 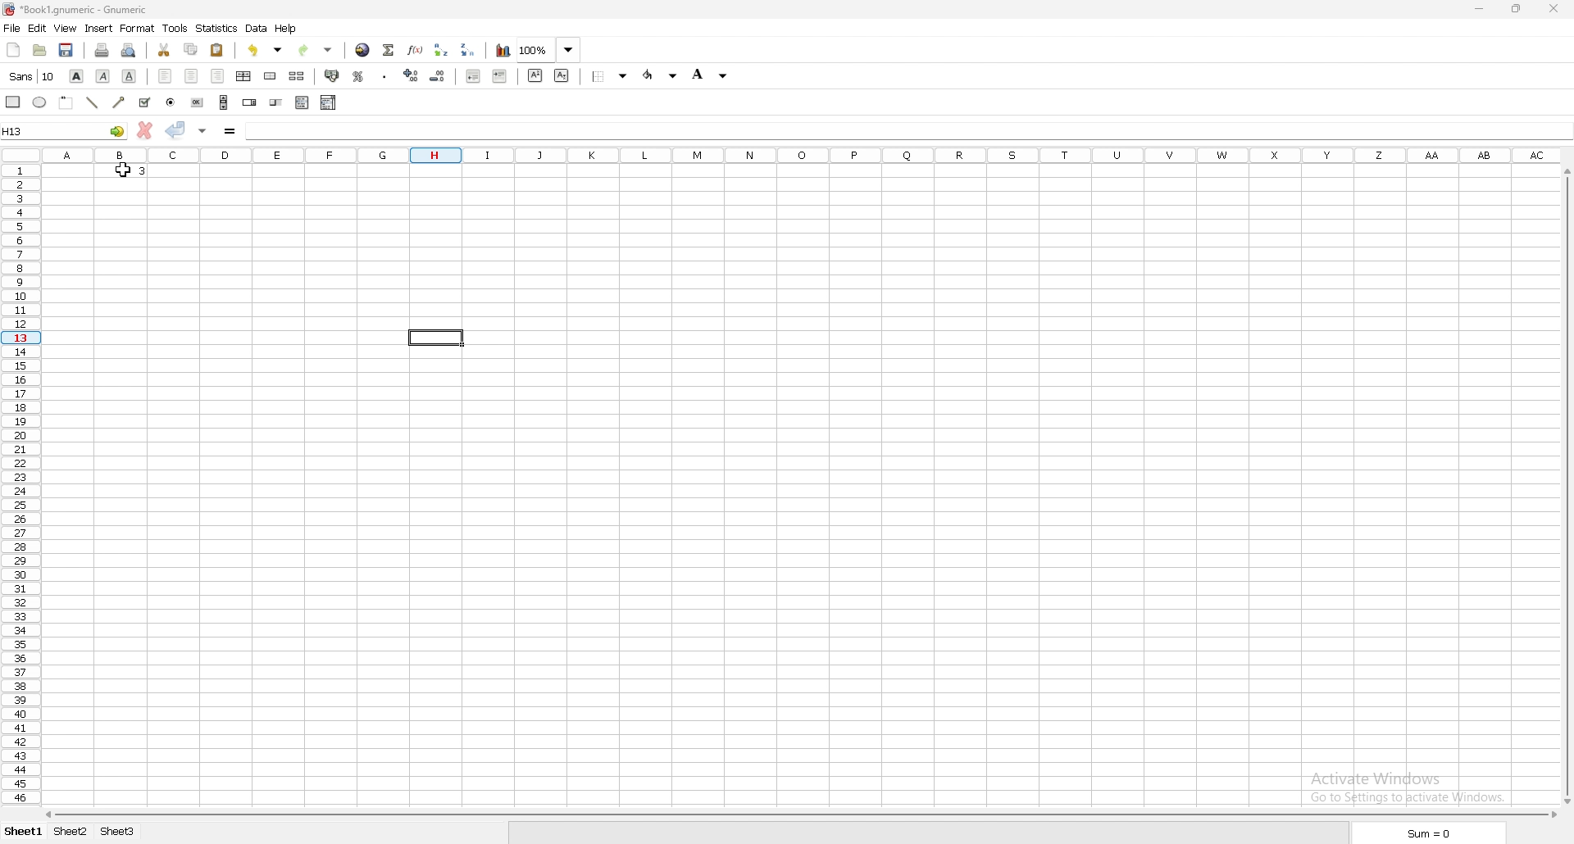 What do you see at coordinates (217, 28) in the screenshot?
I see `statistics` at bounding box center [217, 28].